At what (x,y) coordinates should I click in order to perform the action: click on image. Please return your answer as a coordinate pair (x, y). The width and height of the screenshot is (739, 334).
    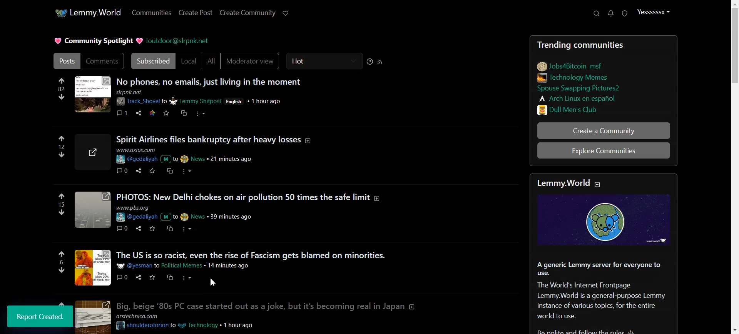
    Looking at the image, I should click on (91, 317).